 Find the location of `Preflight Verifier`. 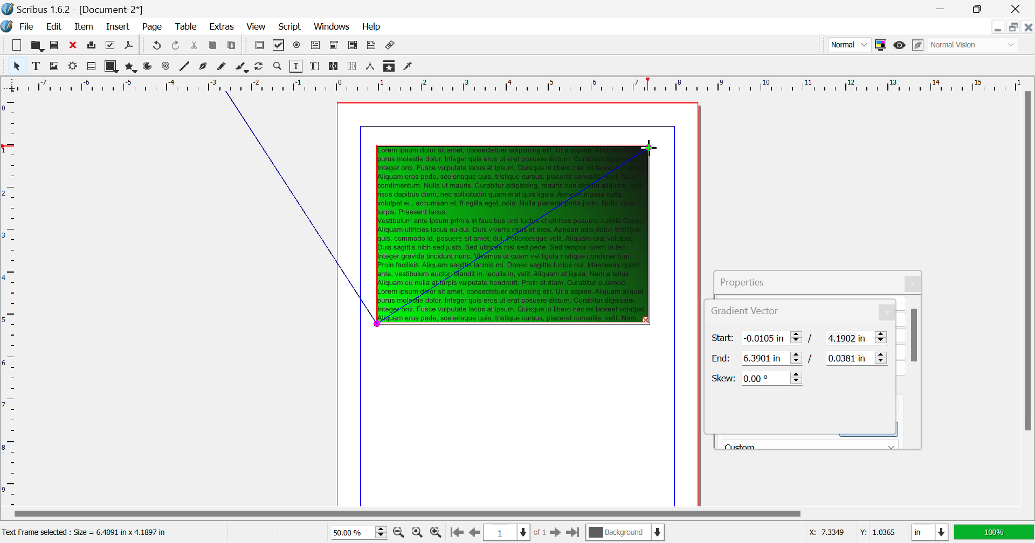

Preflight Verifier is located at coordinates (111, 45).